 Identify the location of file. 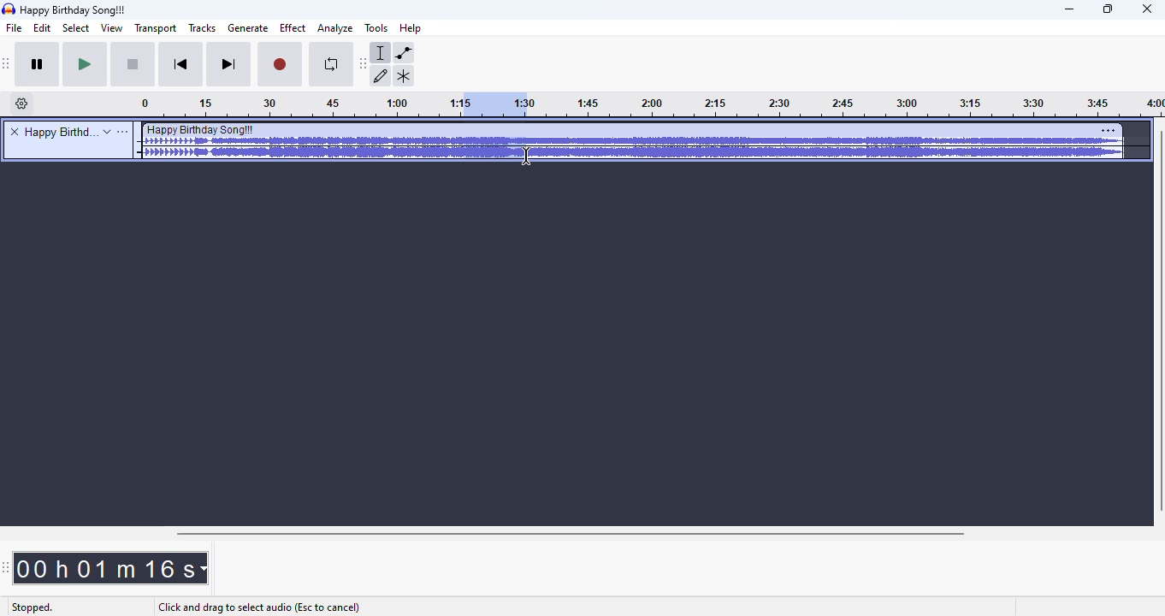
(15, 28).